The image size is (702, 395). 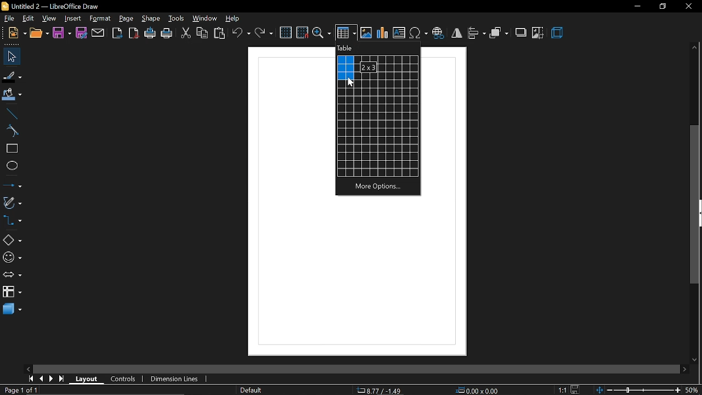 I want to click on window, so click(x=206, y=20).